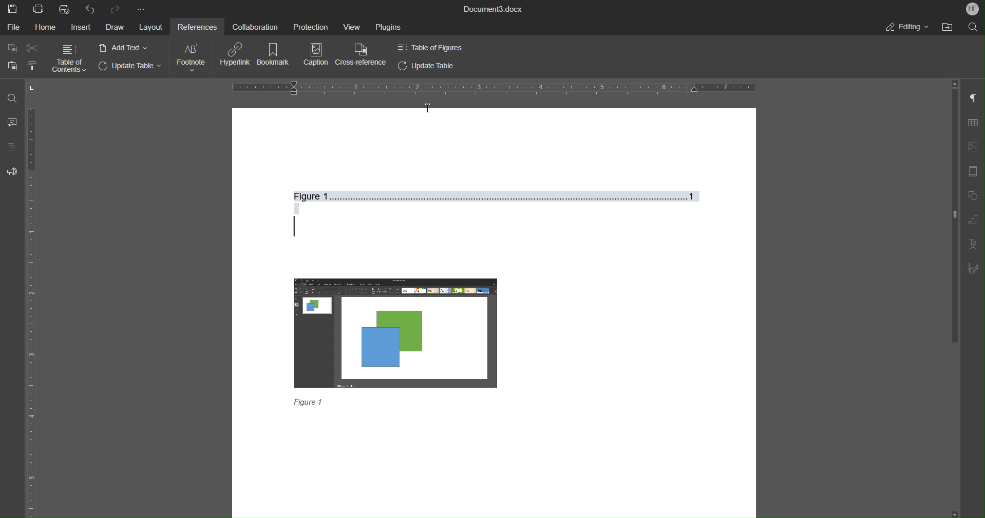  I want to click on Find, so click(12, 97).